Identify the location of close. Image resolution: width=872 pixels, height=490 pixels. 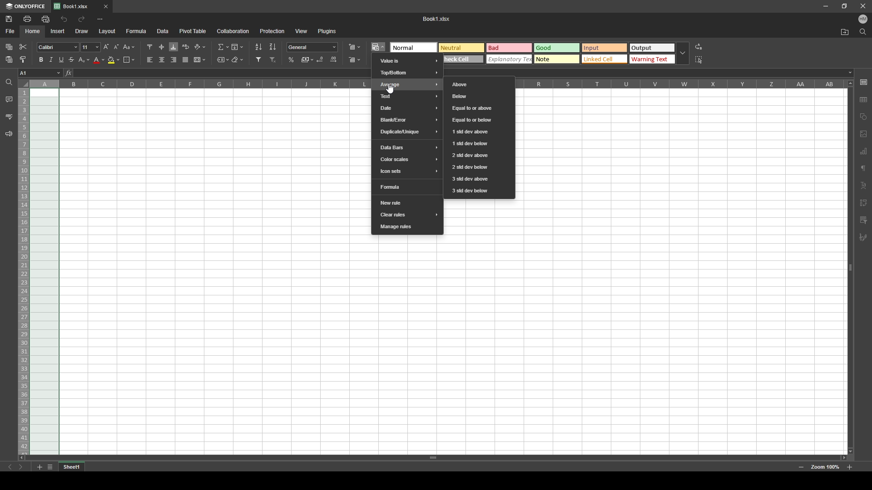
(863, 6).